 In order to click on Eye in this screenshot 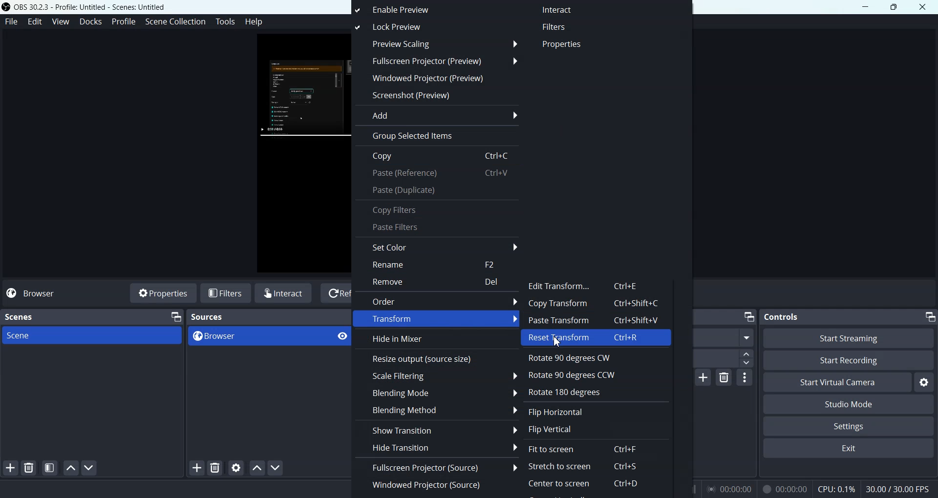, I will do `click(342, 336)`.